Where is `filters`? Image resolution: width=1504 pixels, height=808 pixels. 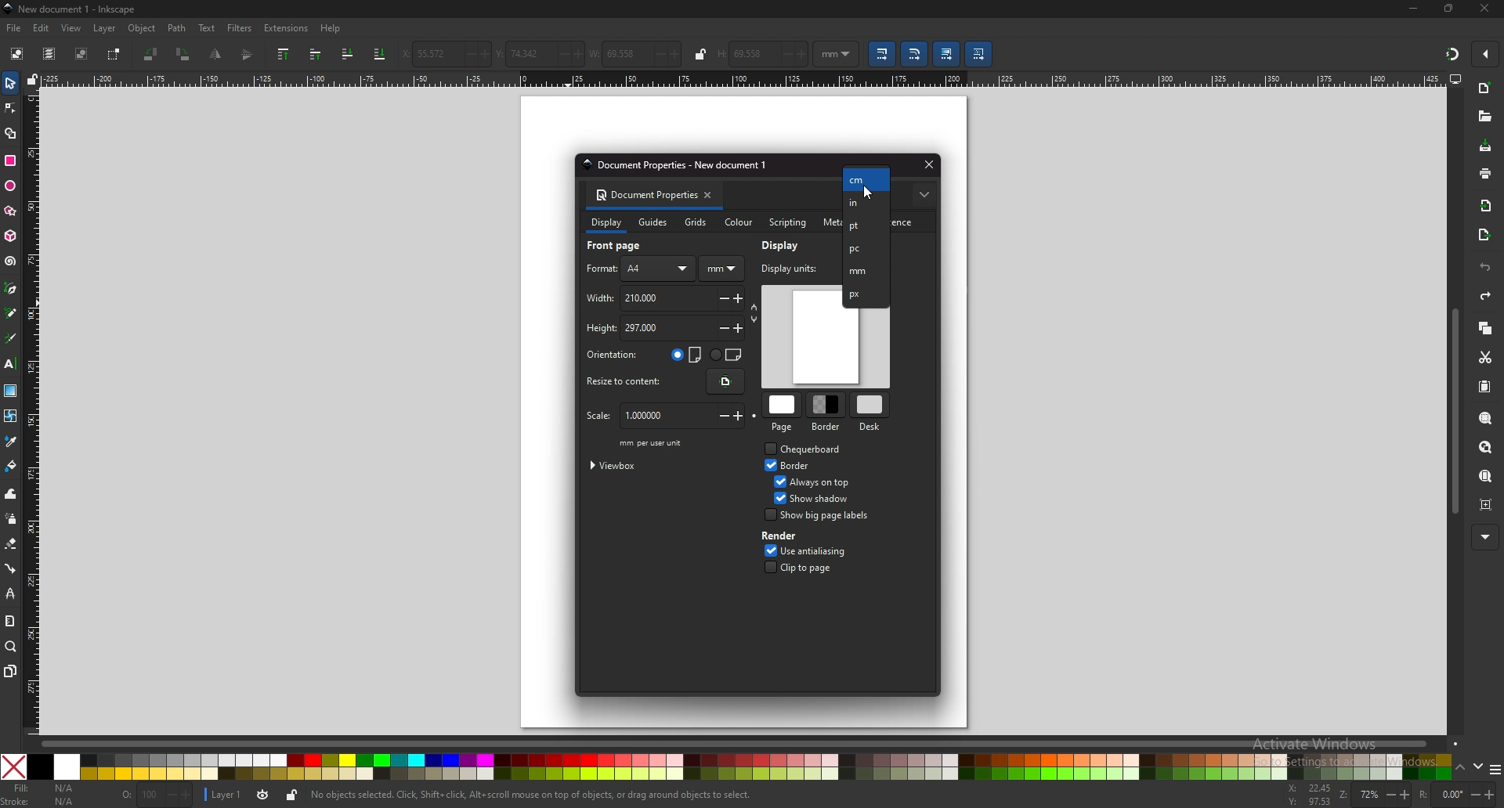 filters is located at coordinates (240, 27).